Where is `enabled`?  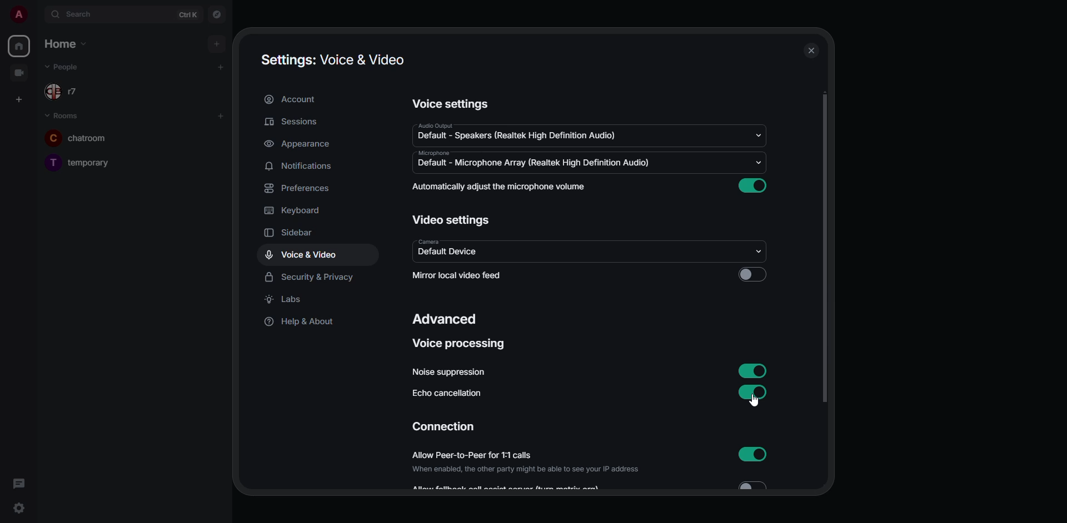 enabled is located at coordinates (752, 391).